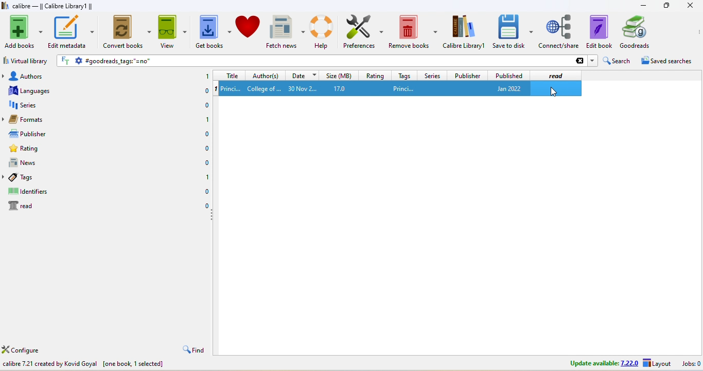 The image size is (703, 371). What do you see at coordinates (128, 32) in the screenshot?
I see `convert books` at bounding box center [128, 32].